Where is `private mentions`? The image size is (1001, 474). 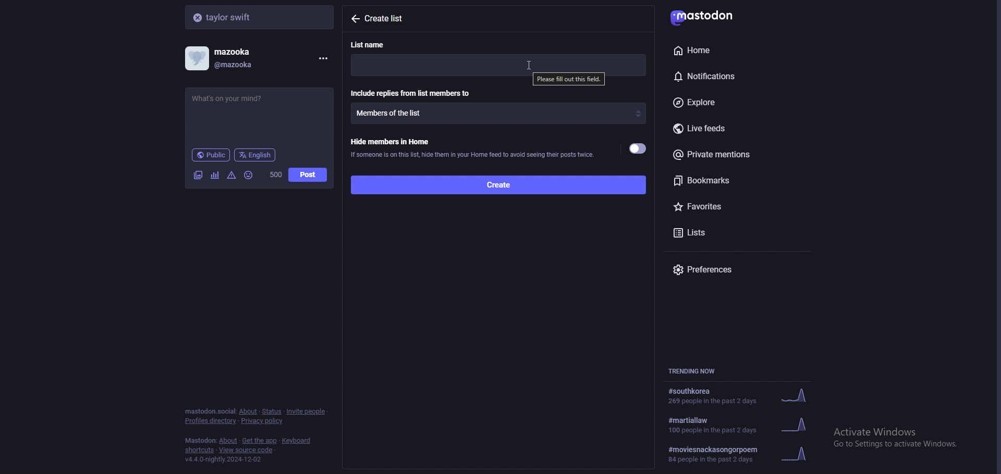 private mentions is located at coordinates (736, 154).